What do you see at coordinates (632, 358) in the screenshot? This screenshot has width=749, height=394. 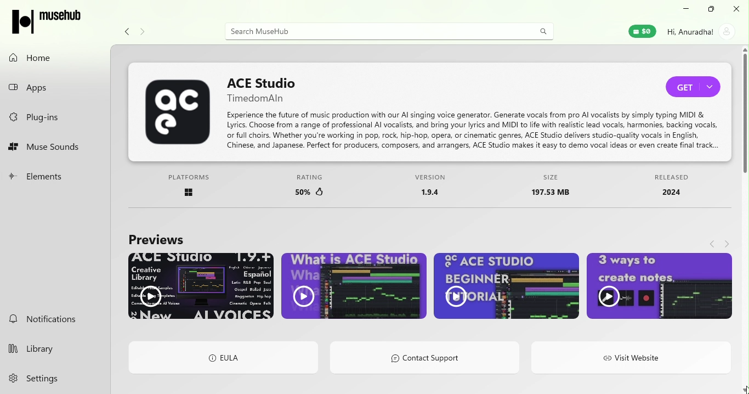 I see `Visit website` at bounding box center [632, 358].